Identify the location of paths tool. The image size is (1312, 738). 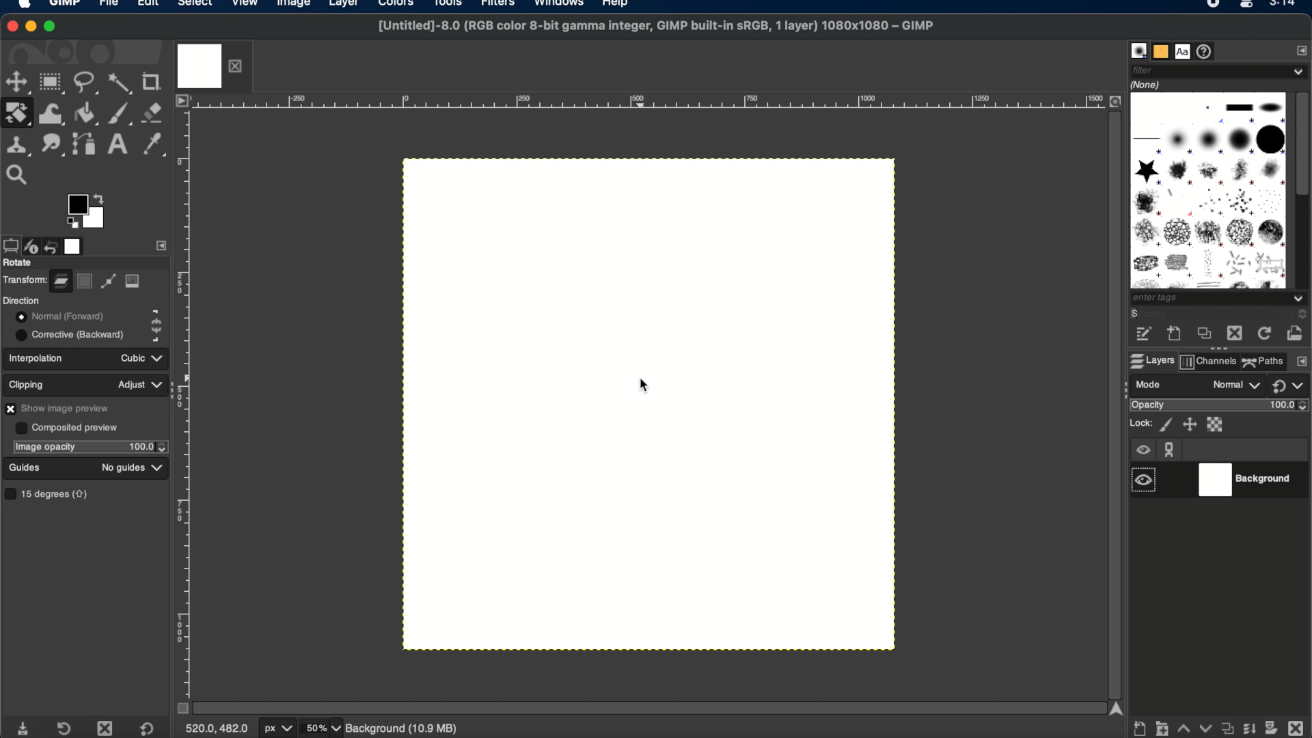
(84, 142).